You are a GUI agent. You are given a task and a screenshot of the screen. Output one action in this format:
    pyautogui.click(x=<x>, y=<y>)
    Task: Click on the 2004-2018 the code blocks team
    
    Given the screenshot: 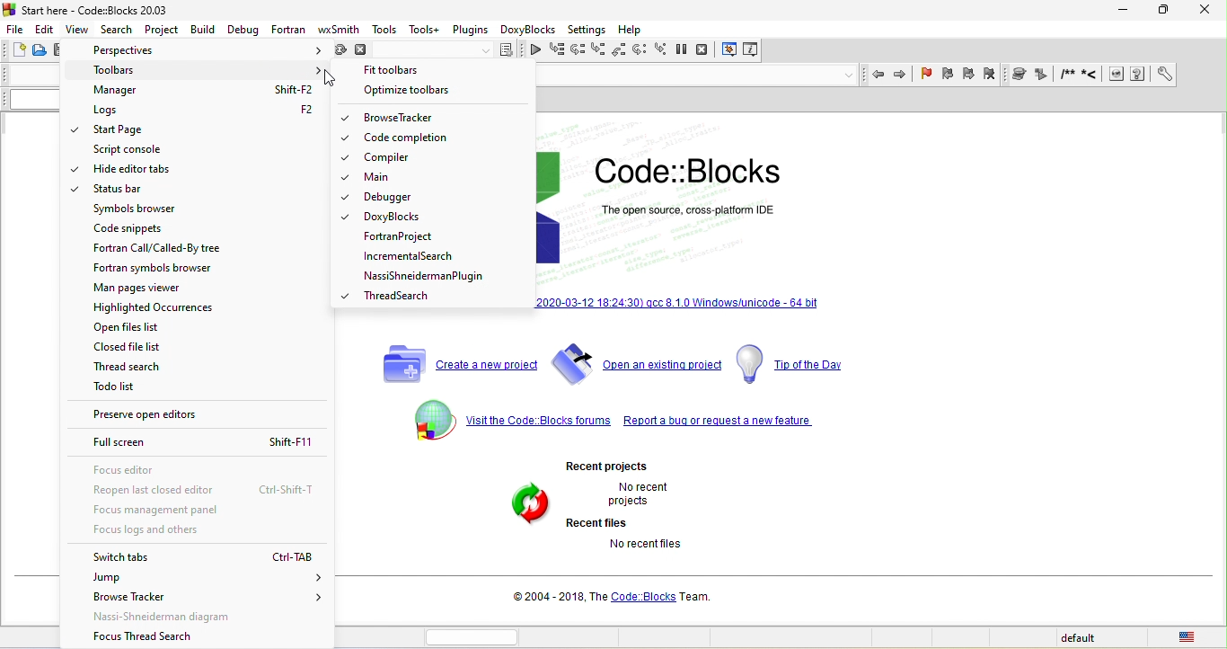 What is the action you would take?
    pyautogui.click(x=608, y=600)
    